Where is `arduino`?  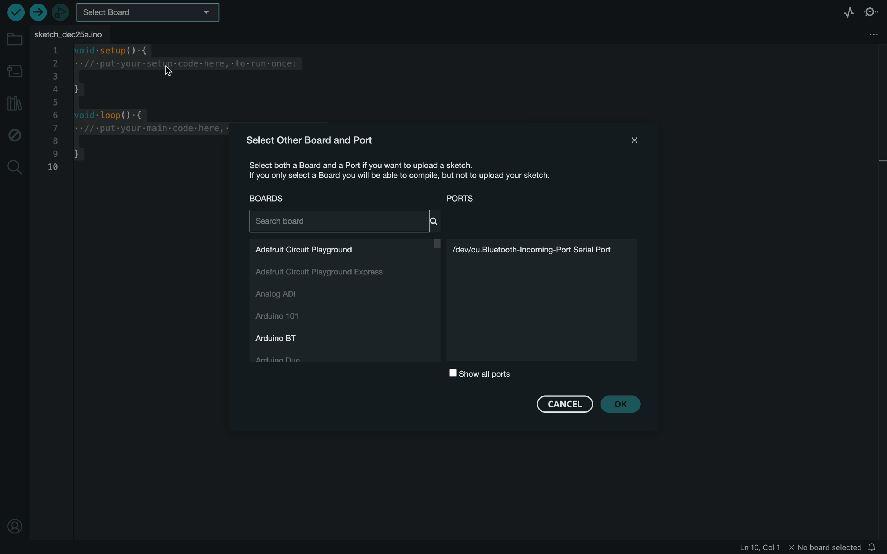 arduino is located at coordinates (287, 317).